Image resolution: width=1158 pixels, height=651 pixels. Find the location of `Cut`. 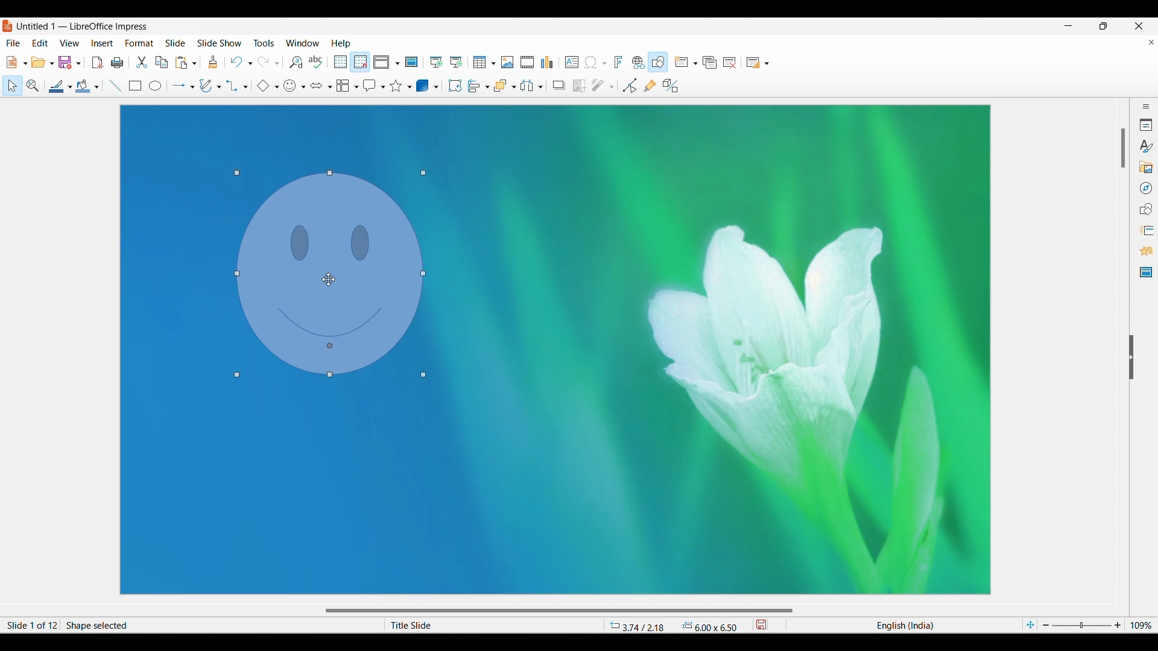

Cut is located at coordinates (142, 62).